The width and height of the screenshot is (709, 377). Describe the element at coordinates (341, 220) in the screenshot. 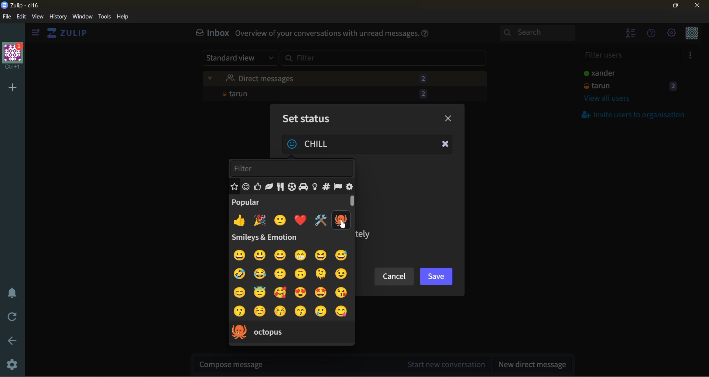

I see `emoji` at that location.